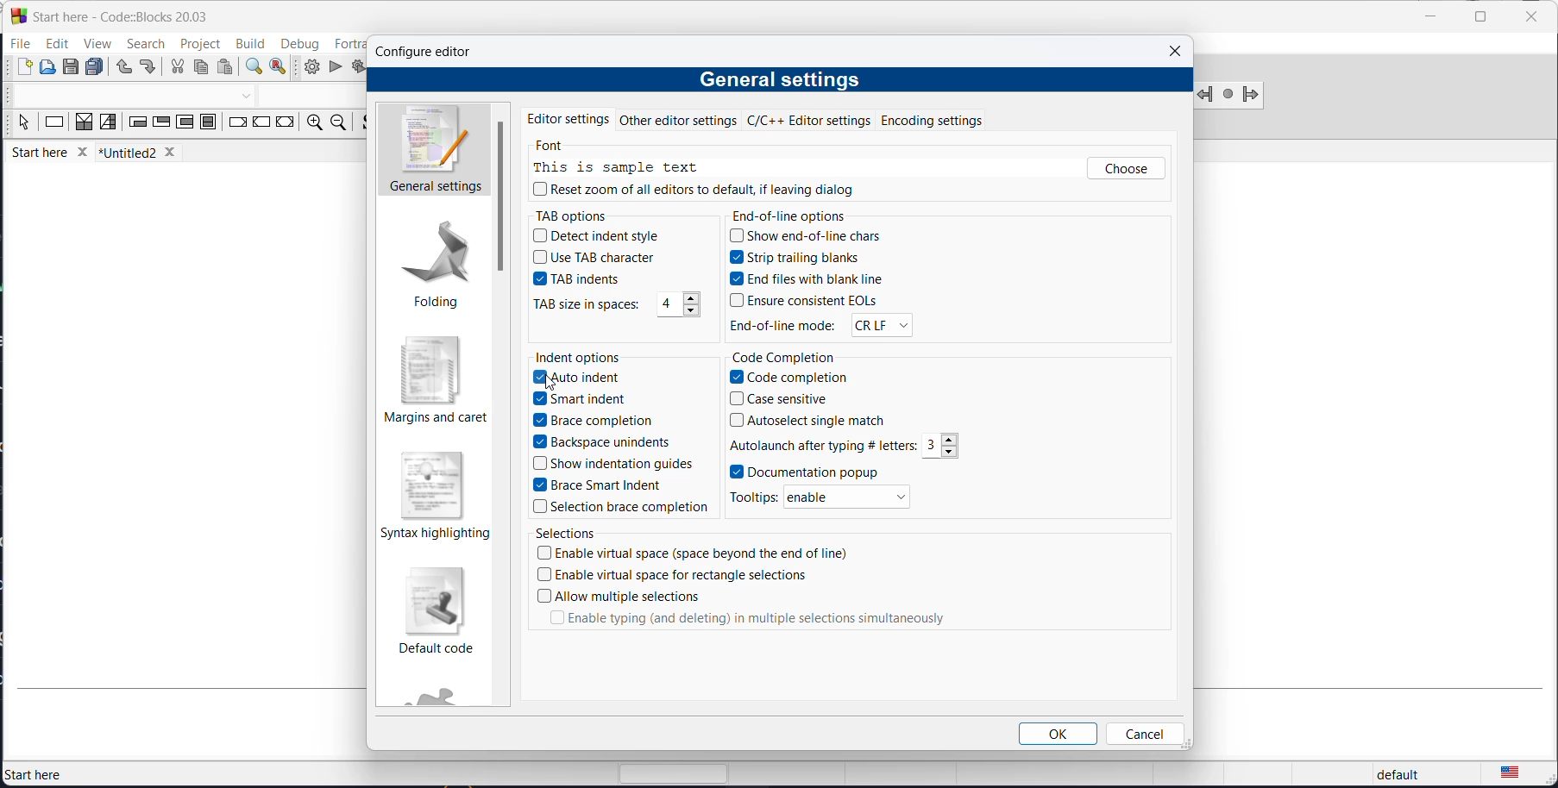  I want to click on end of line options, so click(797, 213).